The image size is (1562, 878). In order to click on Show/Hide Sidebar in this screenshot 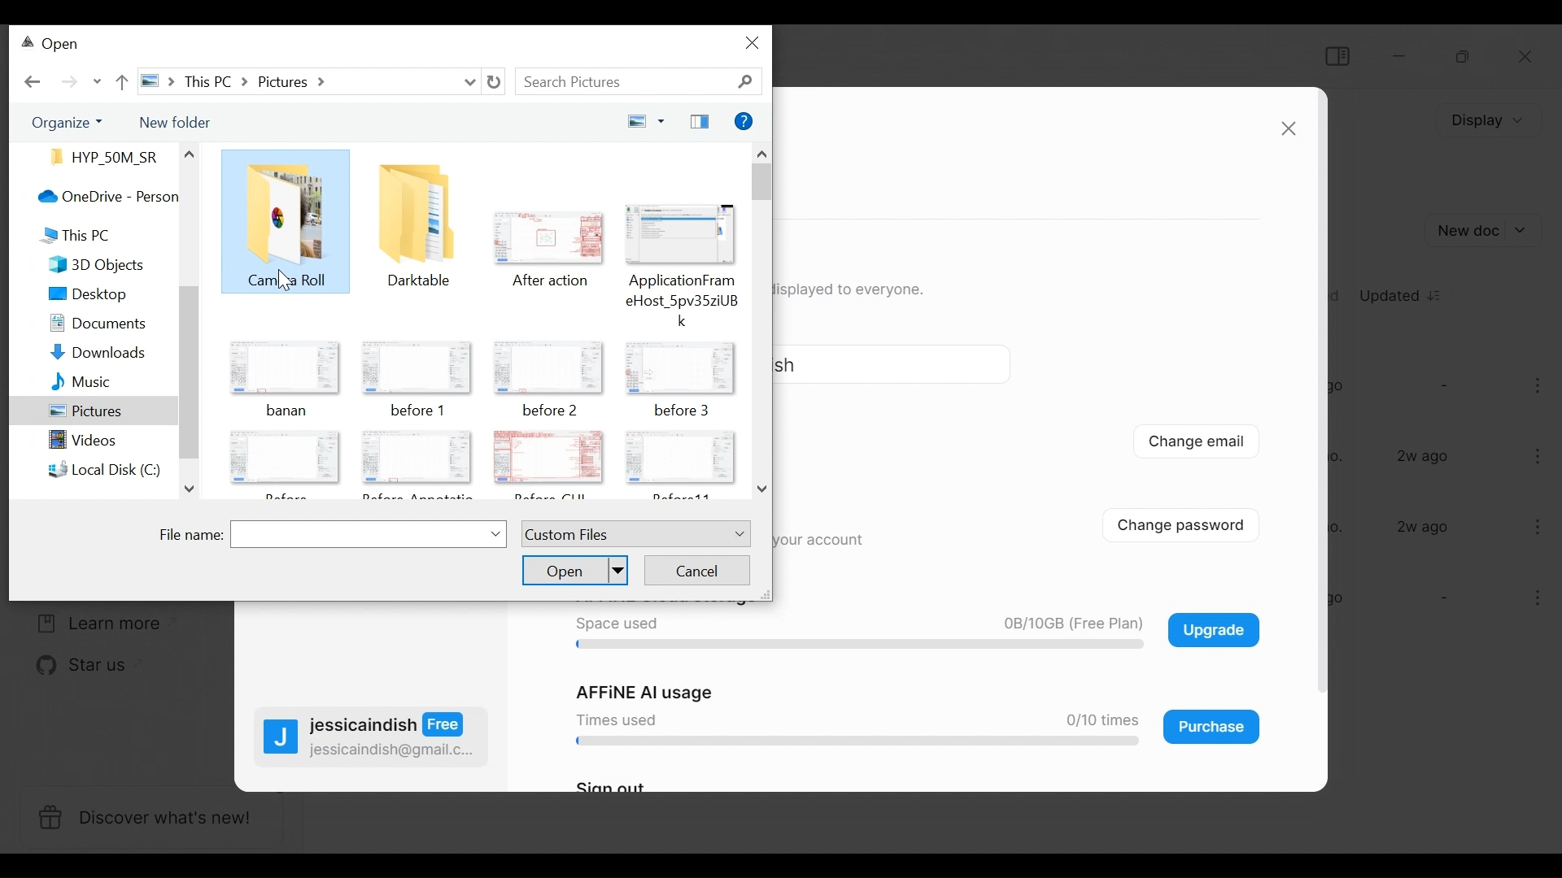, I will do `click(1336, 55)`.